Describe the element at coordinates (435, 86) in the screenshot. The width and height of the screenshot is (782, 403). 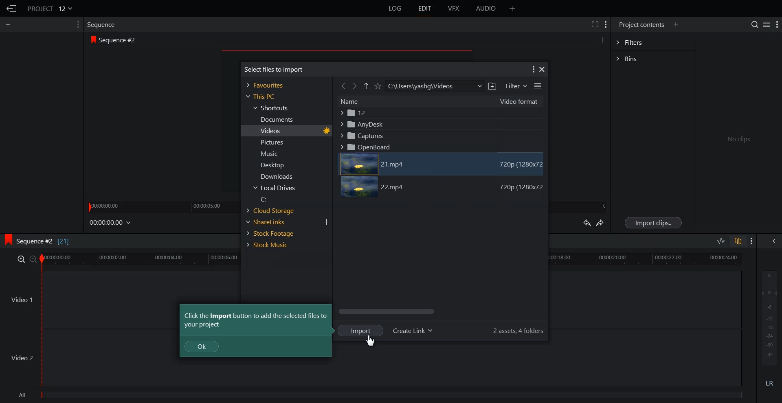
I see `File Path Address` at that location.